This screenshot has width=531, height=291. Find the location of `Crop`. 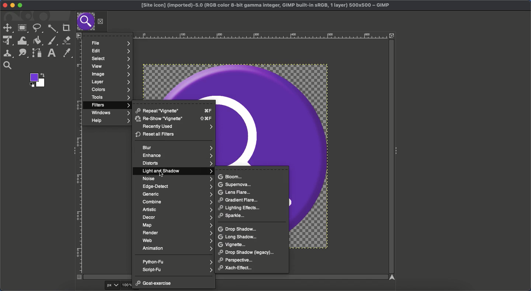

Crop is located at coordinates (65, 28).